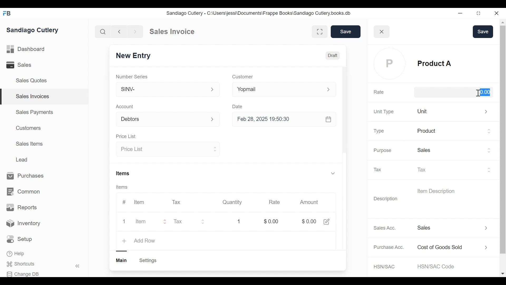 This screenshot has width=506, height=285. Describe the element at coordinates (23, 274) in the screenshot. I see `Change DB` at that location.